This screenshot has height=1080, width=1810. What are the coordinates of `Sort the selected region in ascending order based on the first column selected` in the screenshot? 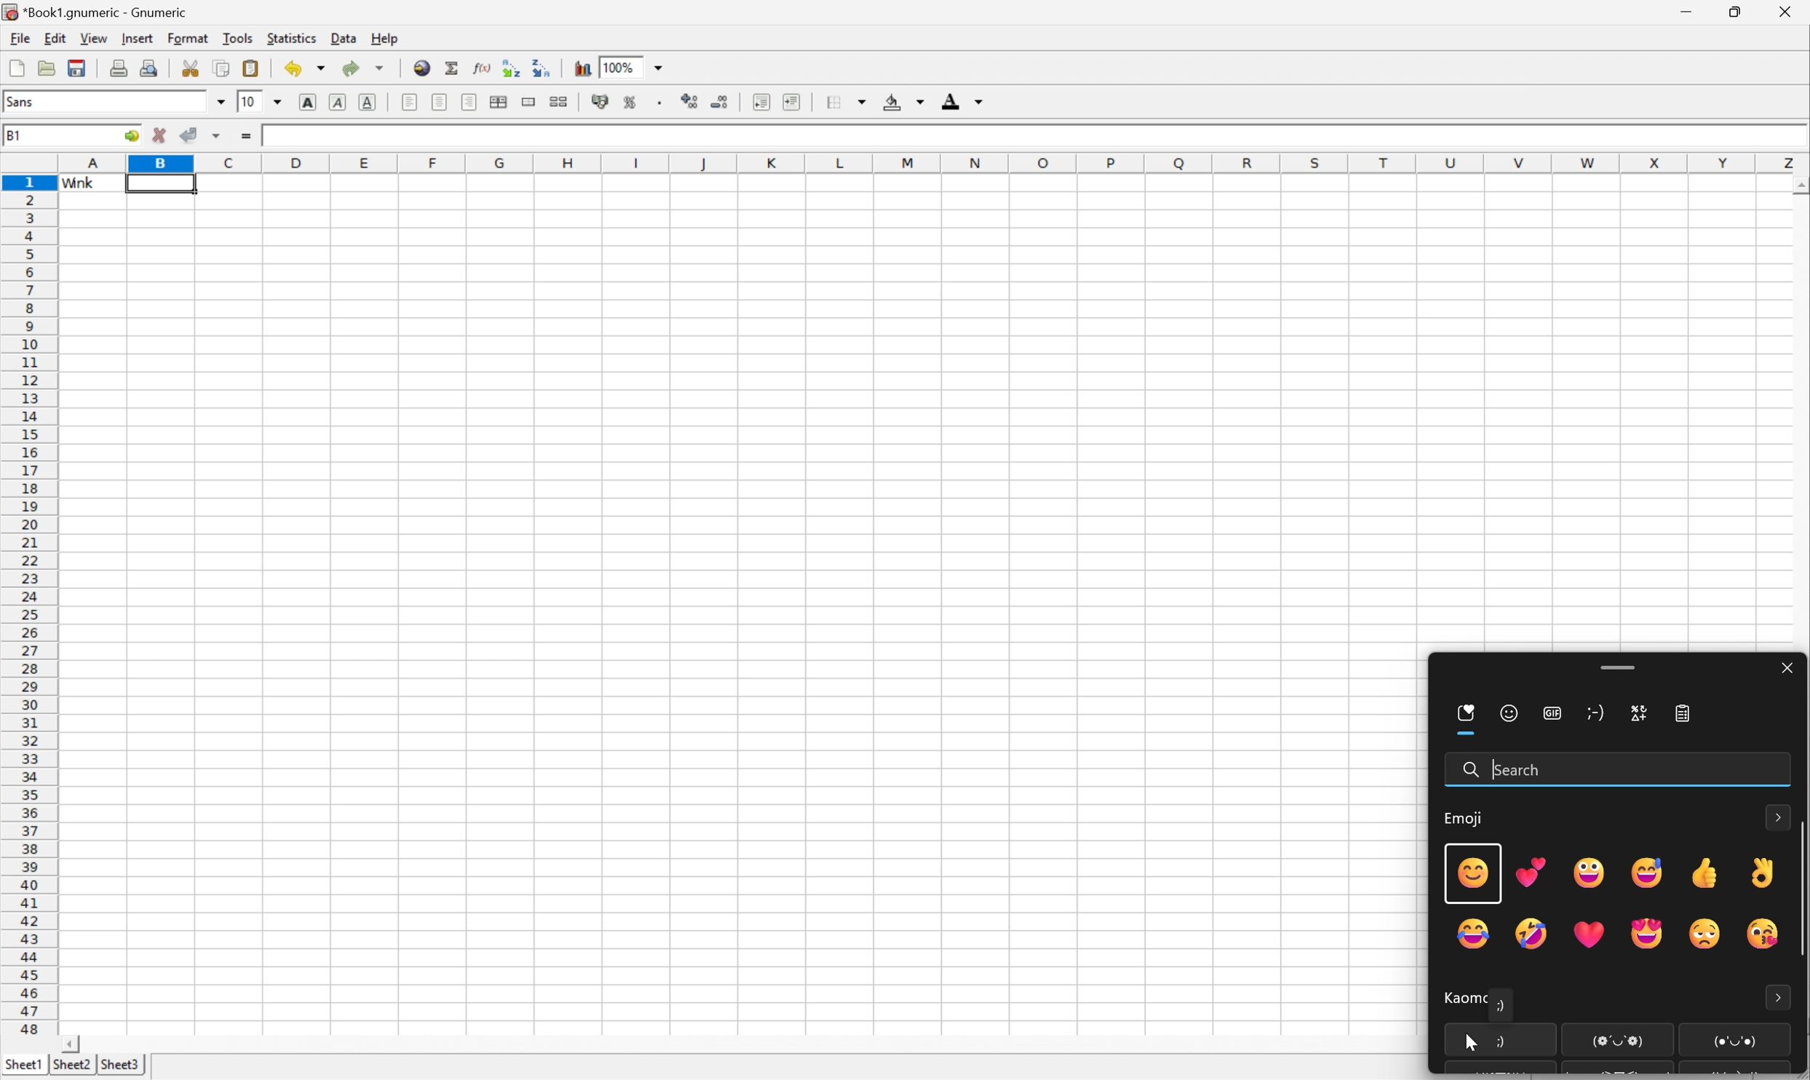 It's located at (512, 66).